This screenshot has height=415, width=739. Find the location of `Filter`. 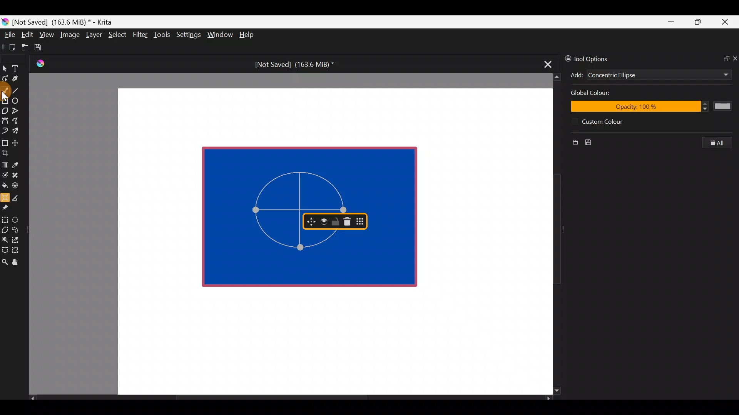

Filter is located at coordinates (140, 34).